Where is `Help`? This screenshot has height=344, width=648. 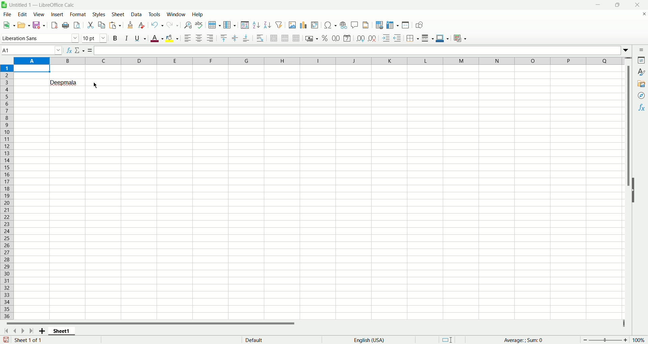 Help is located at coordinates (199, 14).